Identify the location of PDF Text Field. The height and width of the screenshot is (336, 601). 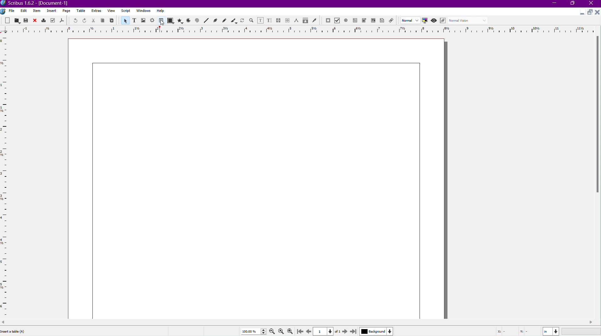
(356, 21).